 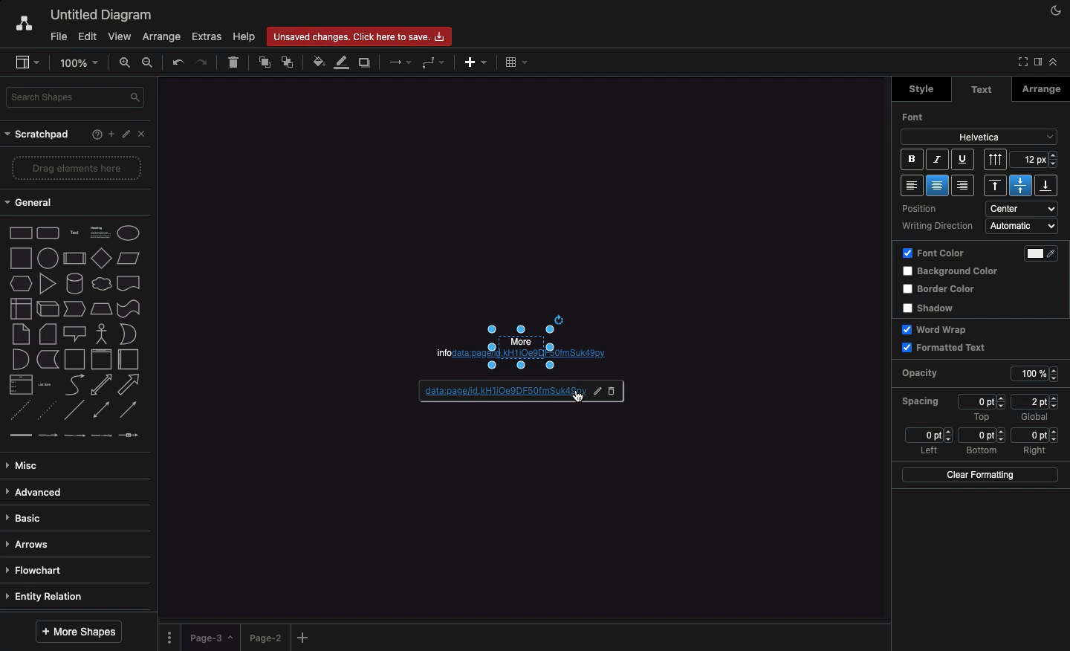 What do you see at coordinates (919, 89) in the screenshot?
I see `Style` at bounding box center [919, 89].